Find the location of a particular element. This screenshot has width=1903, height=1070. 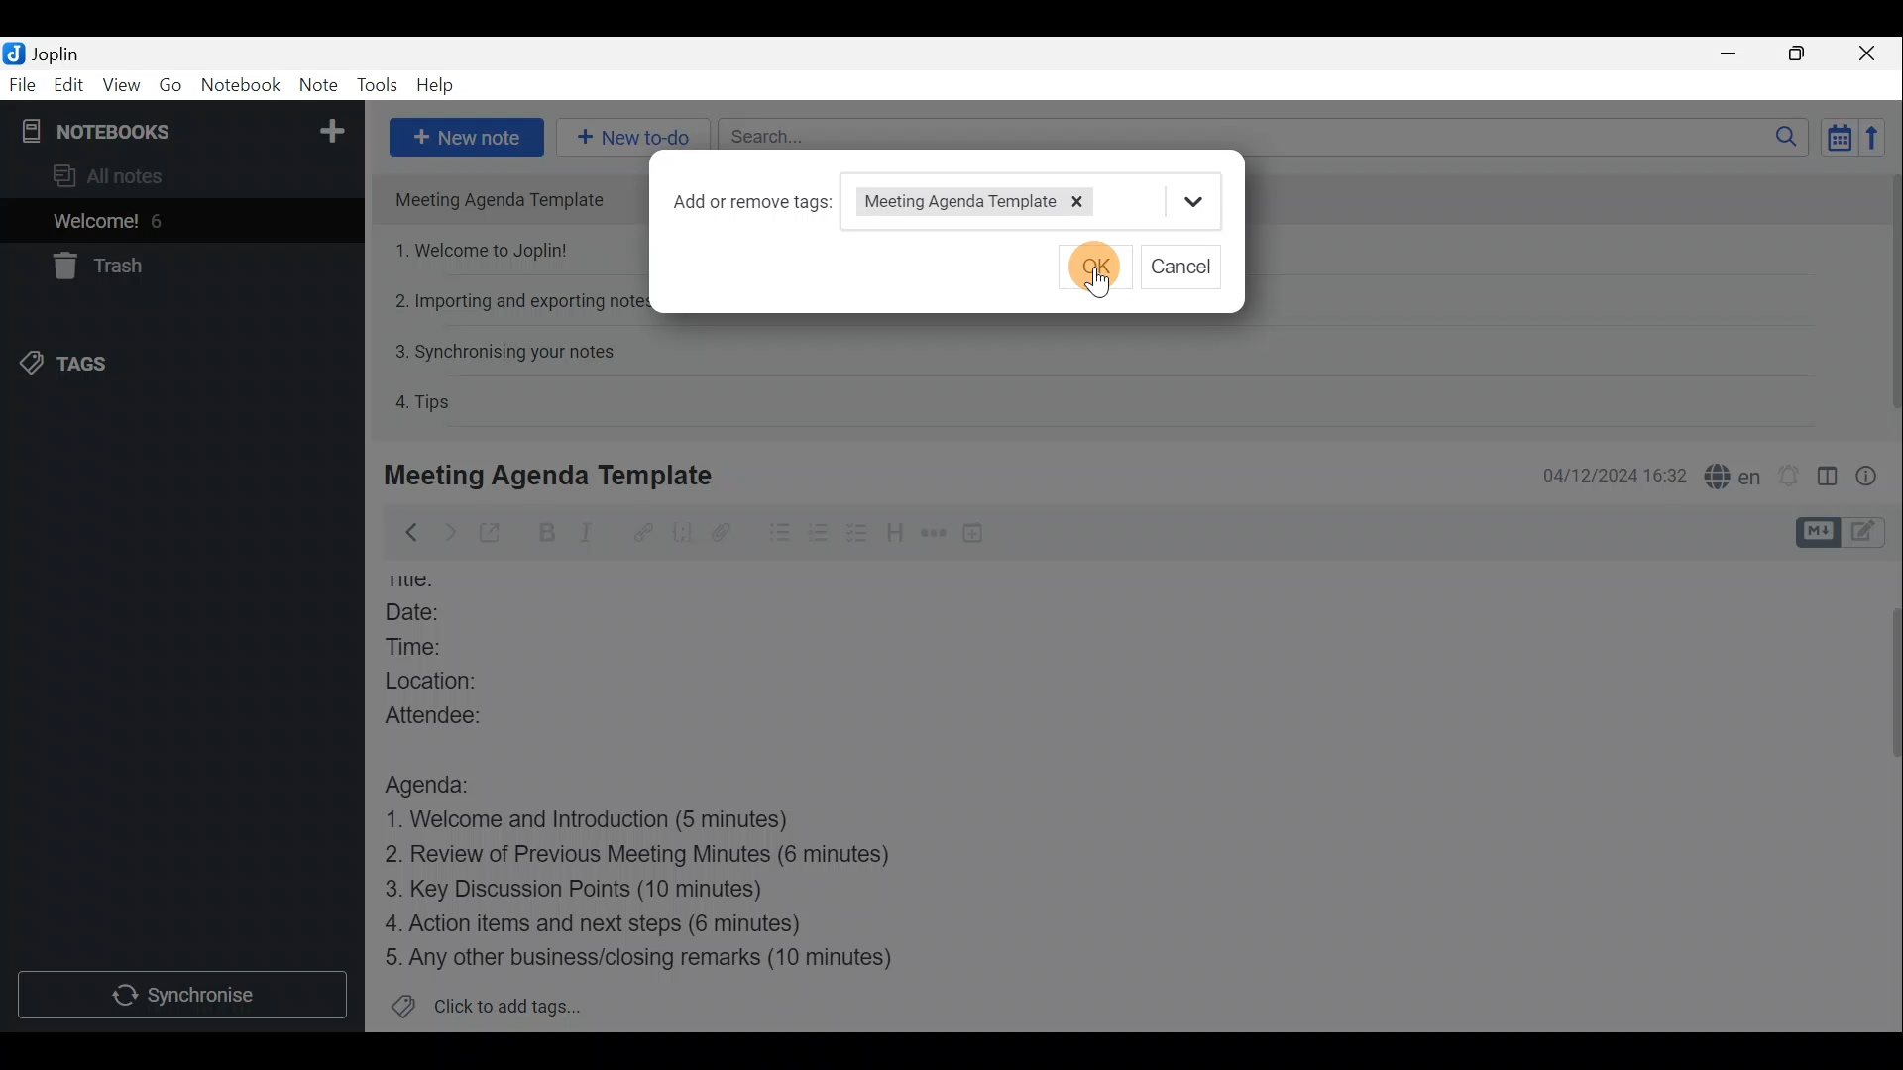

Any other business/closing remarks (10 minutes) is located at coordinates (645, 956).